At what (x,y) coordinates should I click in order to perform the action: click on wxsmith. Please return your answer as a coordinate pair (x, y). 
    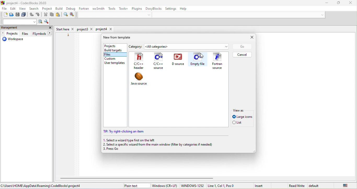
    Looking at the image, I should click on (98, 9).